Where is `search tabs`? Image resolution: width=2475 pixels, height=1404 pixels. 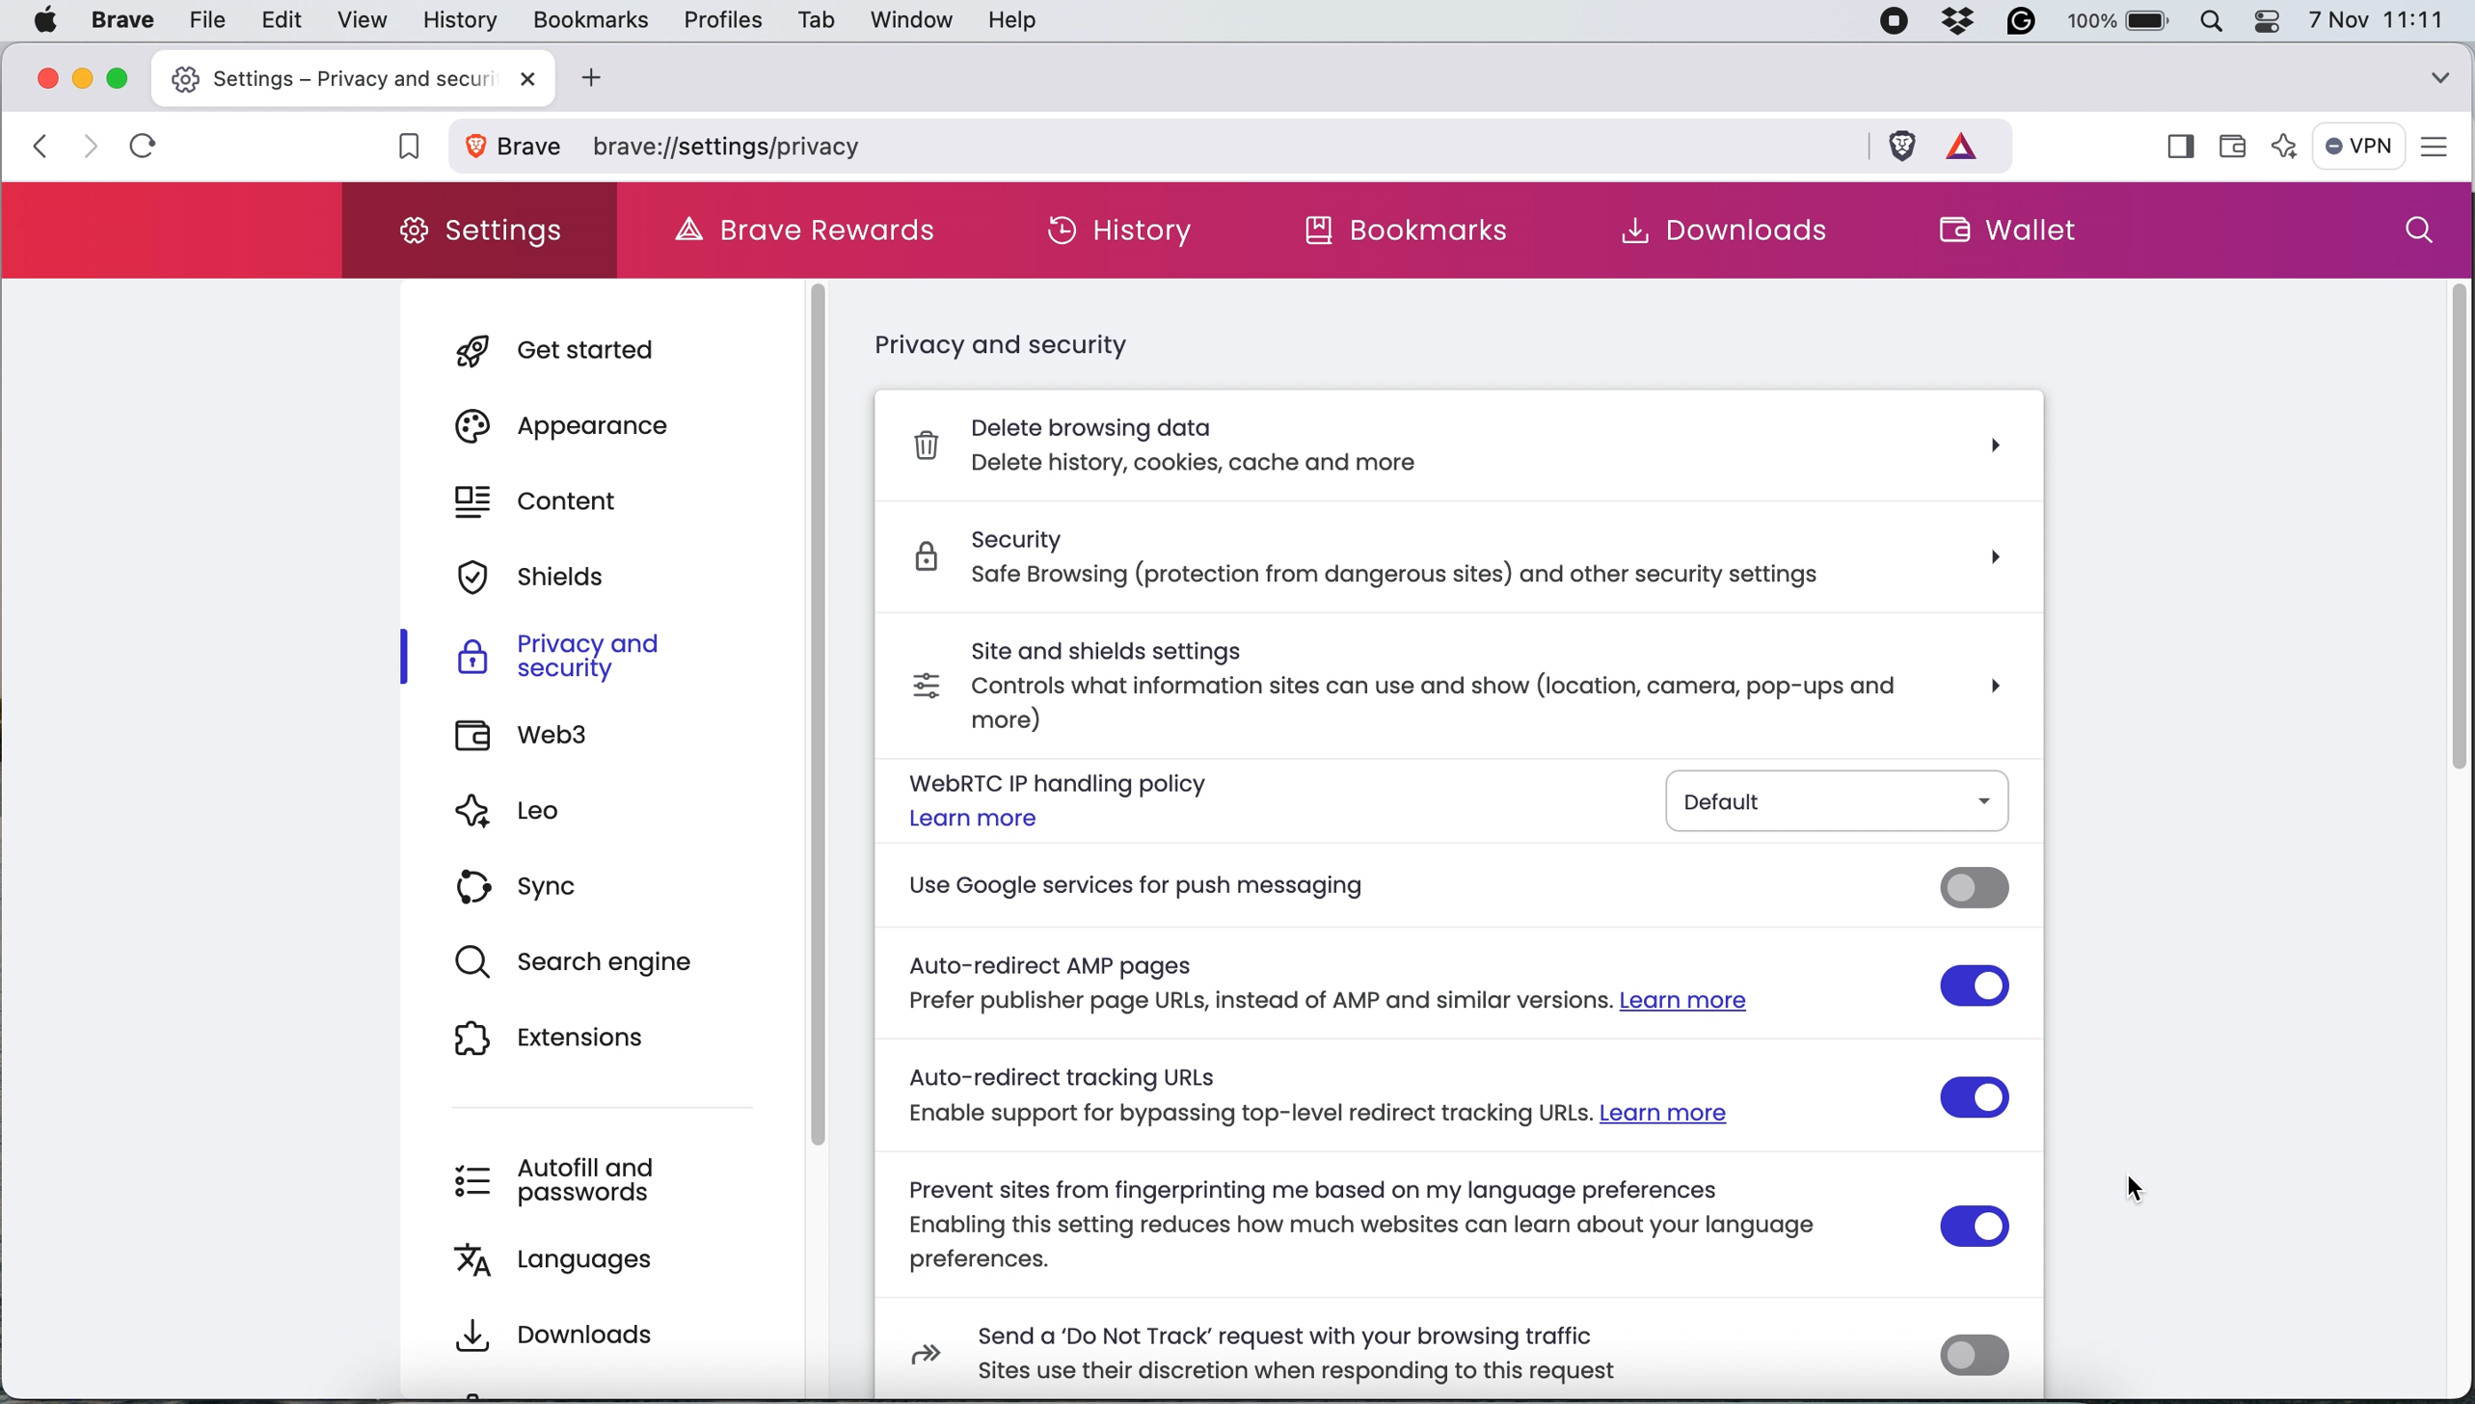 search tabs is located at coordinates (2440, 73).